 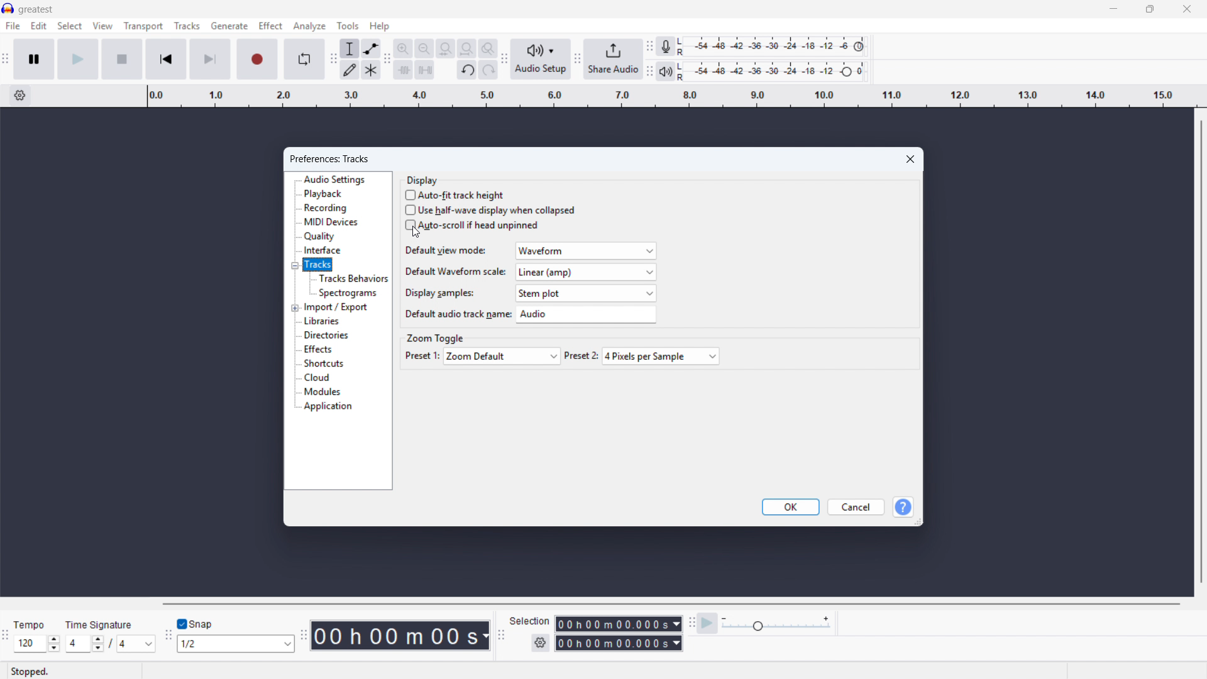 I want to click on help , so click(x=902, y=507).